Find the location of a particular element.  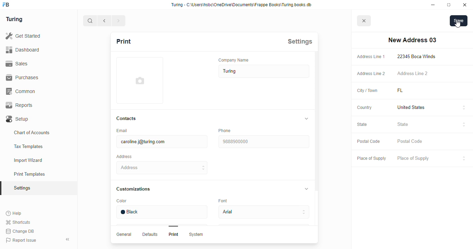

toggle expand/collapse is located at coordinates (305, 188).